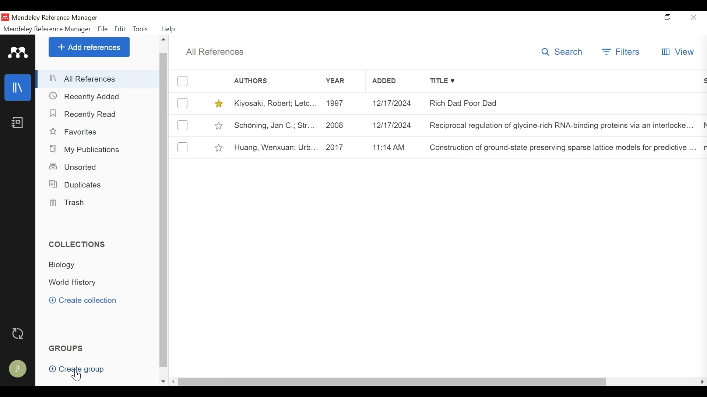 This screenshot has width=707, height=397. What do you see at coordinates (563, 125) in the screenshot?
I see `Reciprocal regulation of glycine-rich RNA-binding proteins via an interlocked..` at bounding box center [563, 125].